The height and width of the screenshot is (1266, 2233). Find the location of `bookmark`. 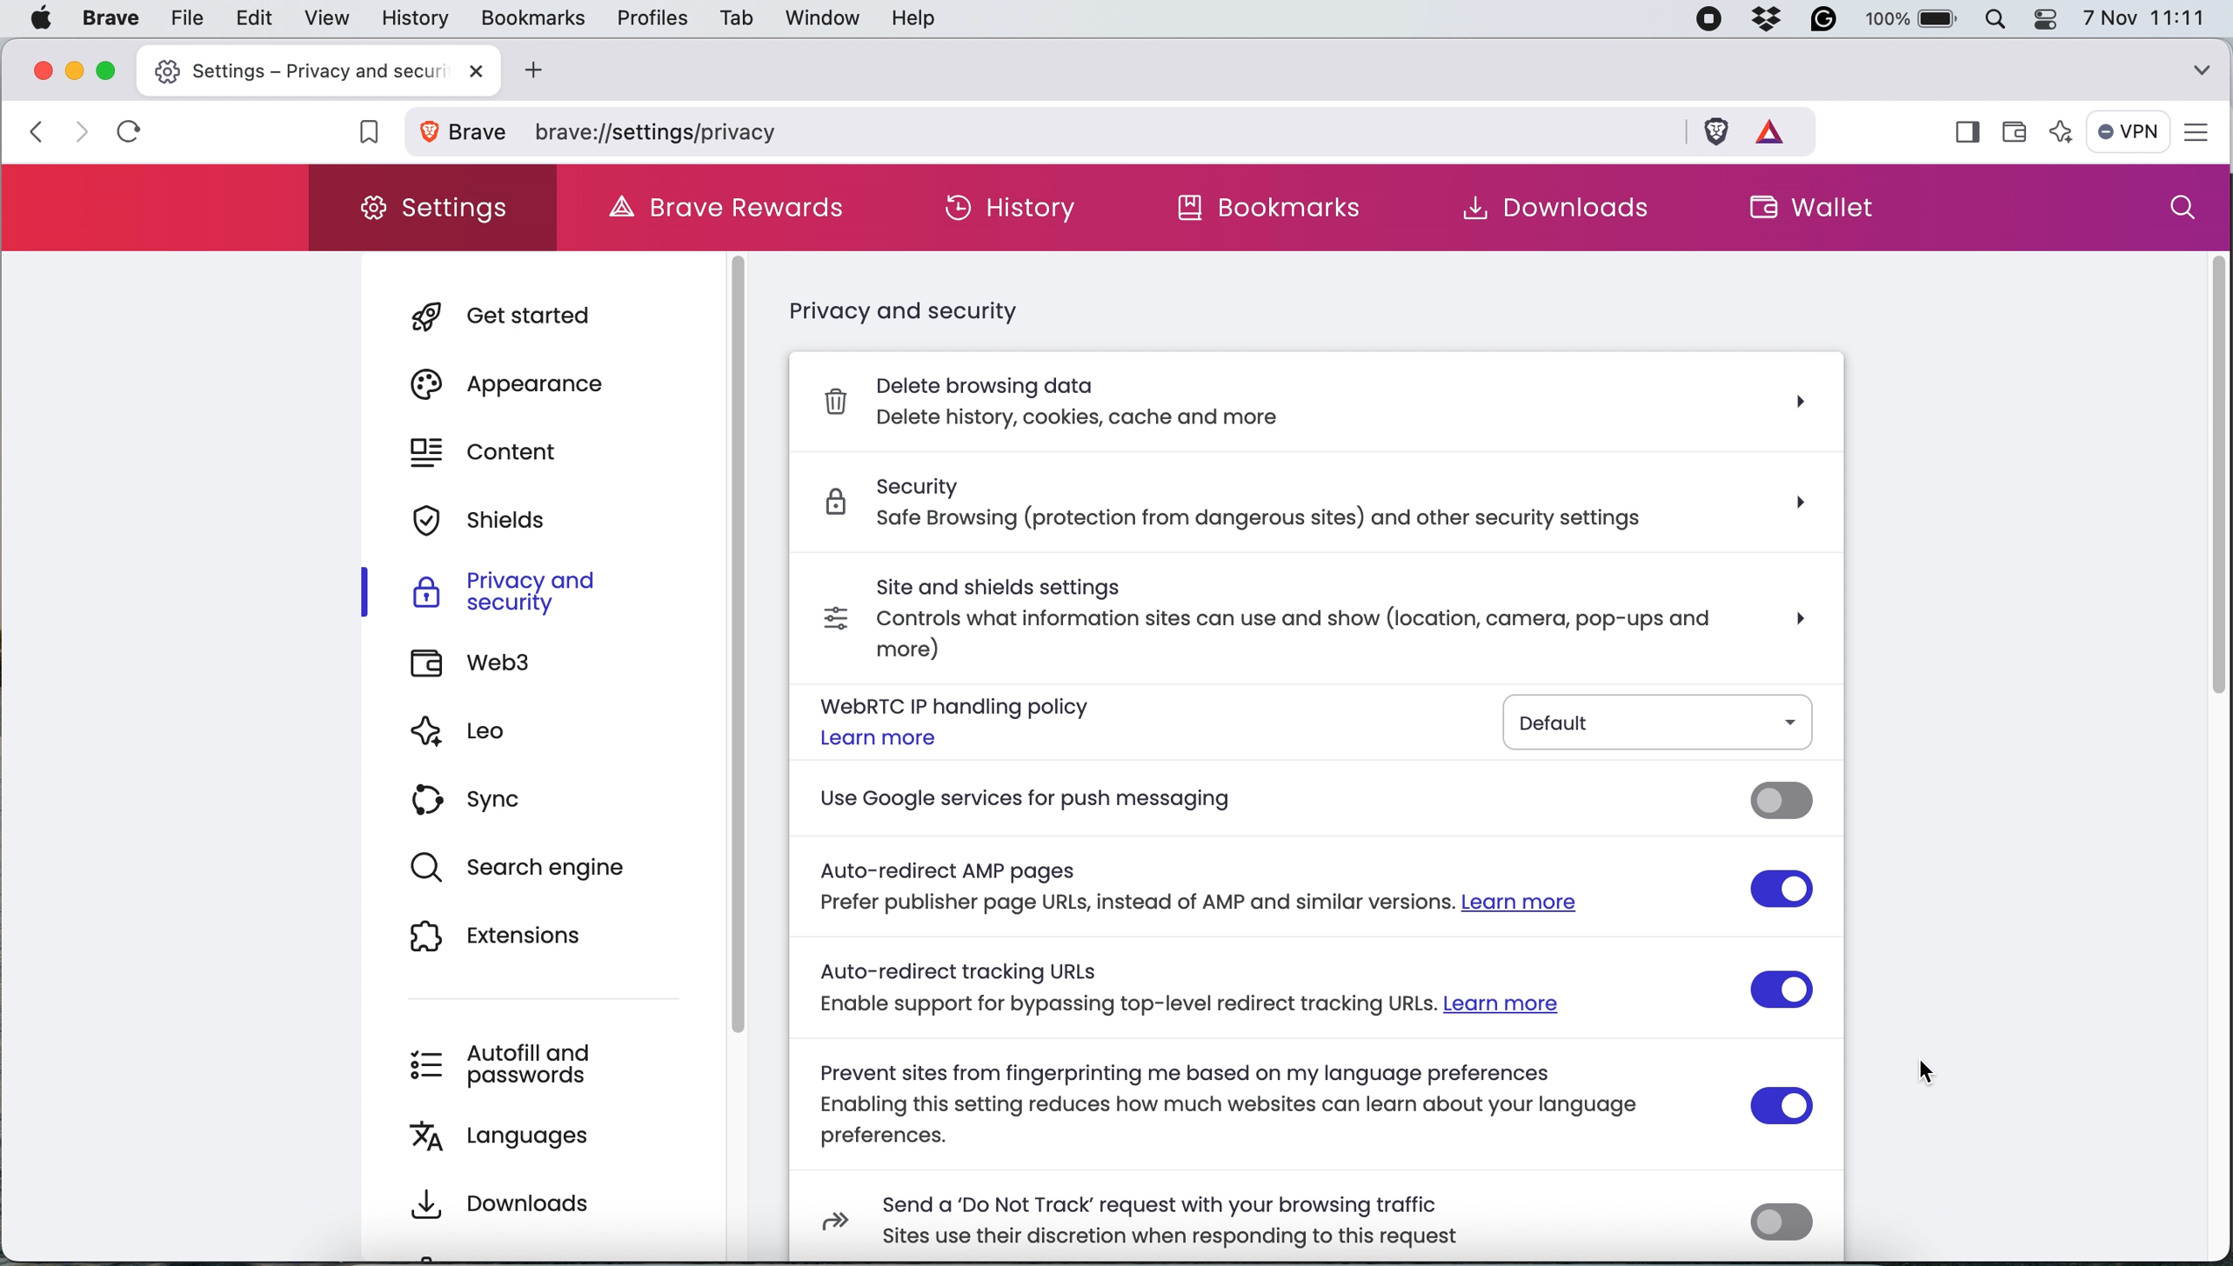

bookmark is located at coordinates (361, 135).